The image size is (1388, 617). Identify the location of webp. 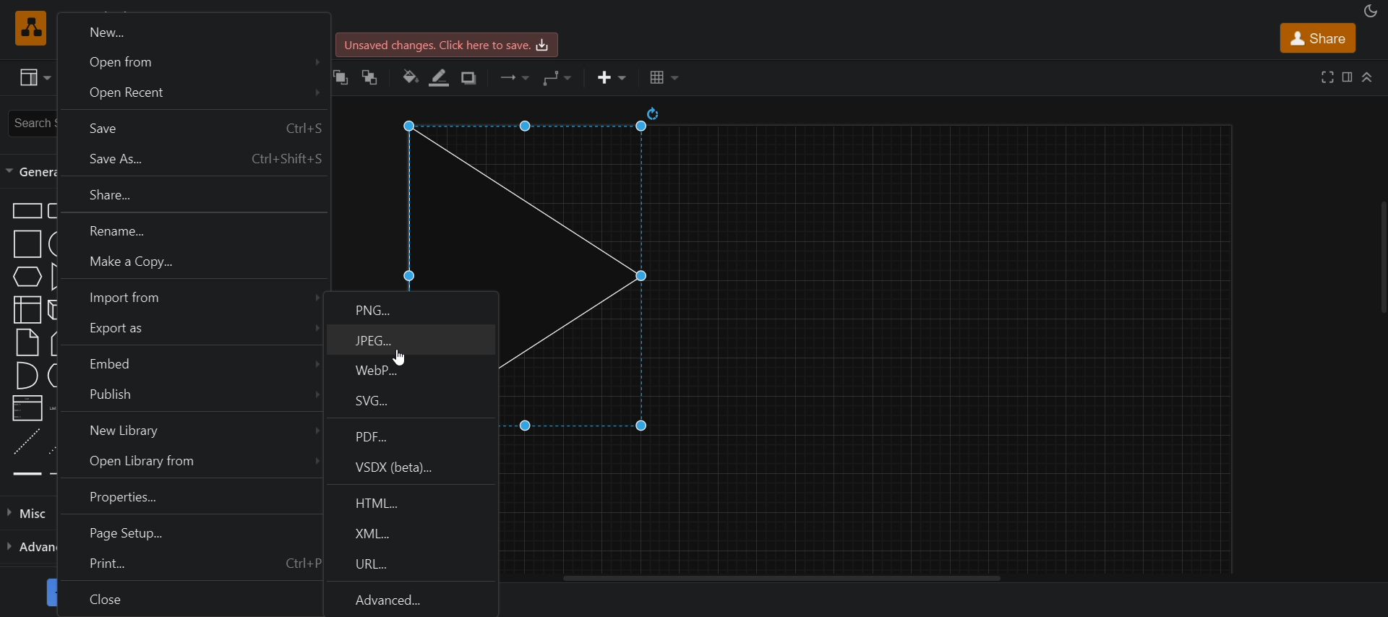
(411, 371).